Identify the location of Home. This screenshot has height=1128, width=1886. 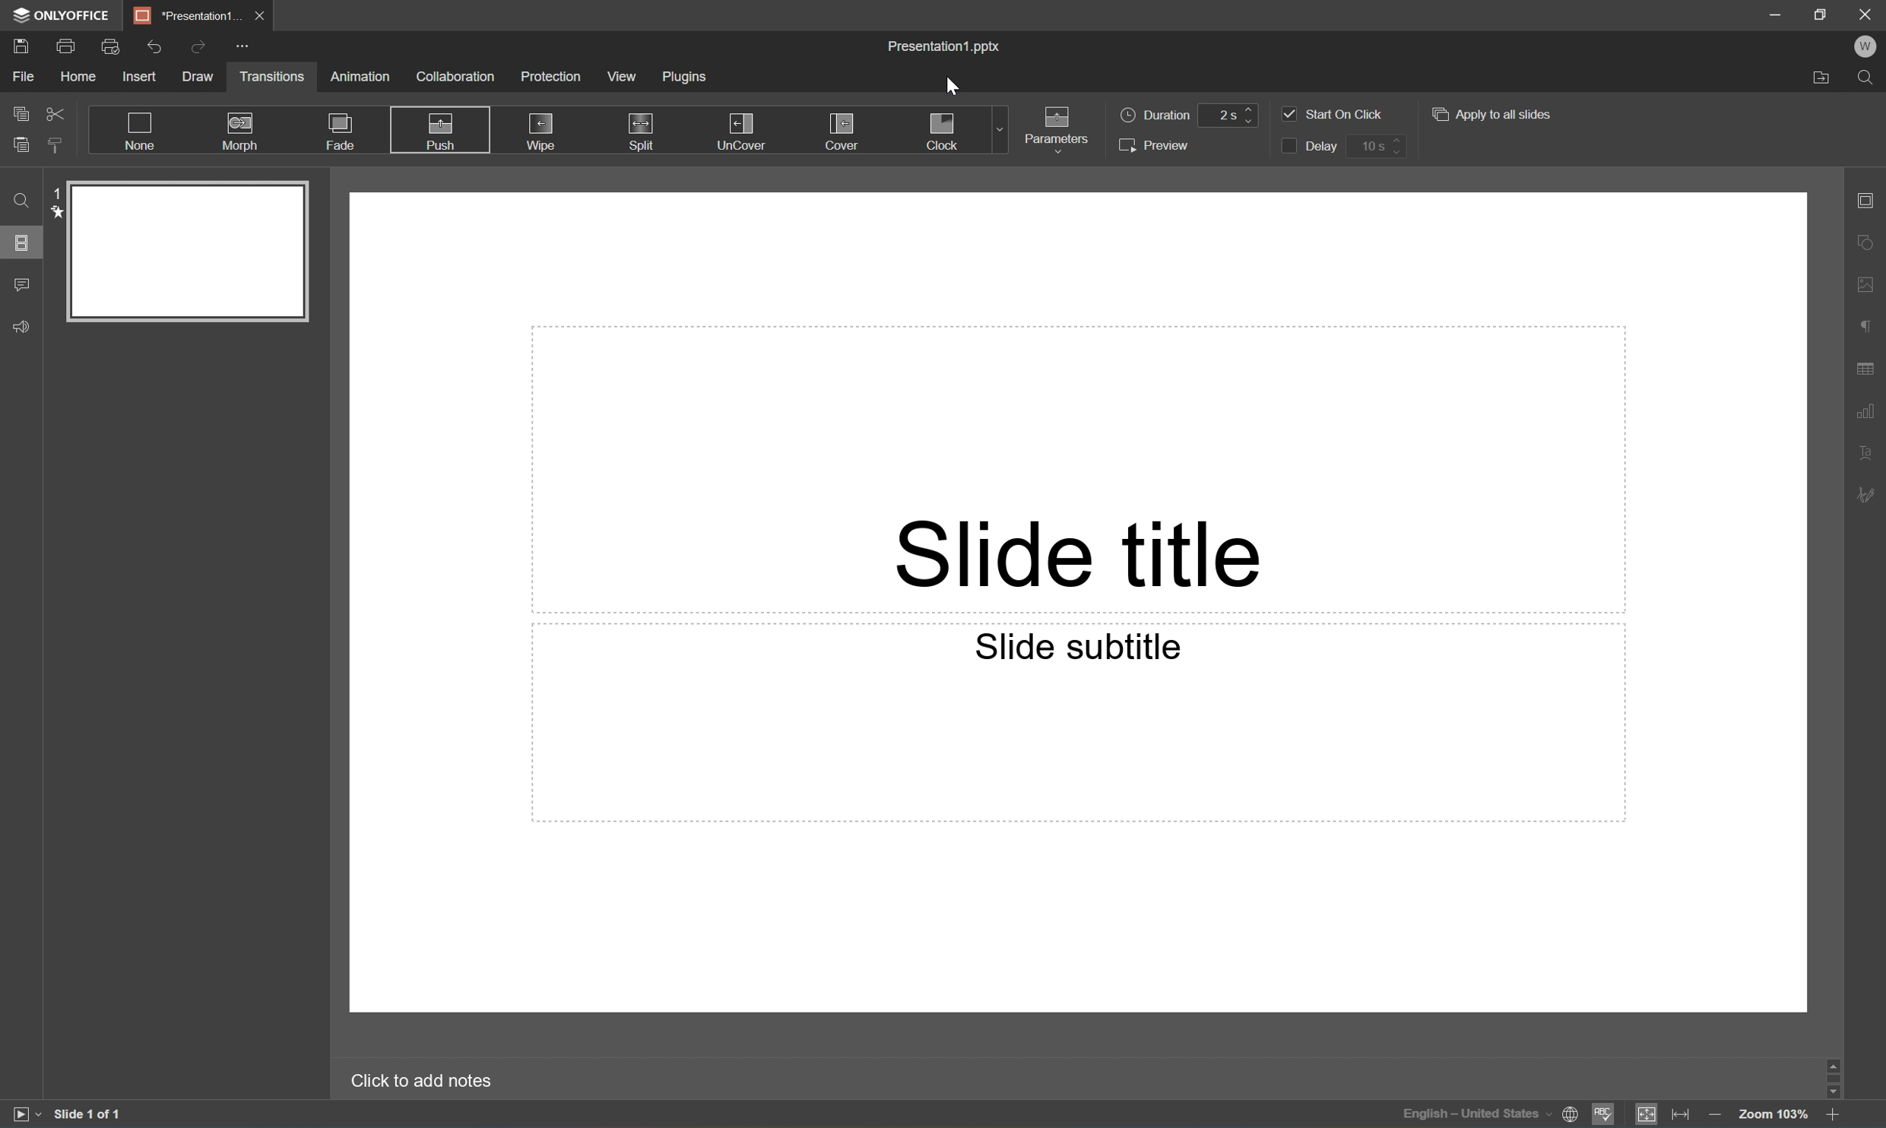
(77, 75).